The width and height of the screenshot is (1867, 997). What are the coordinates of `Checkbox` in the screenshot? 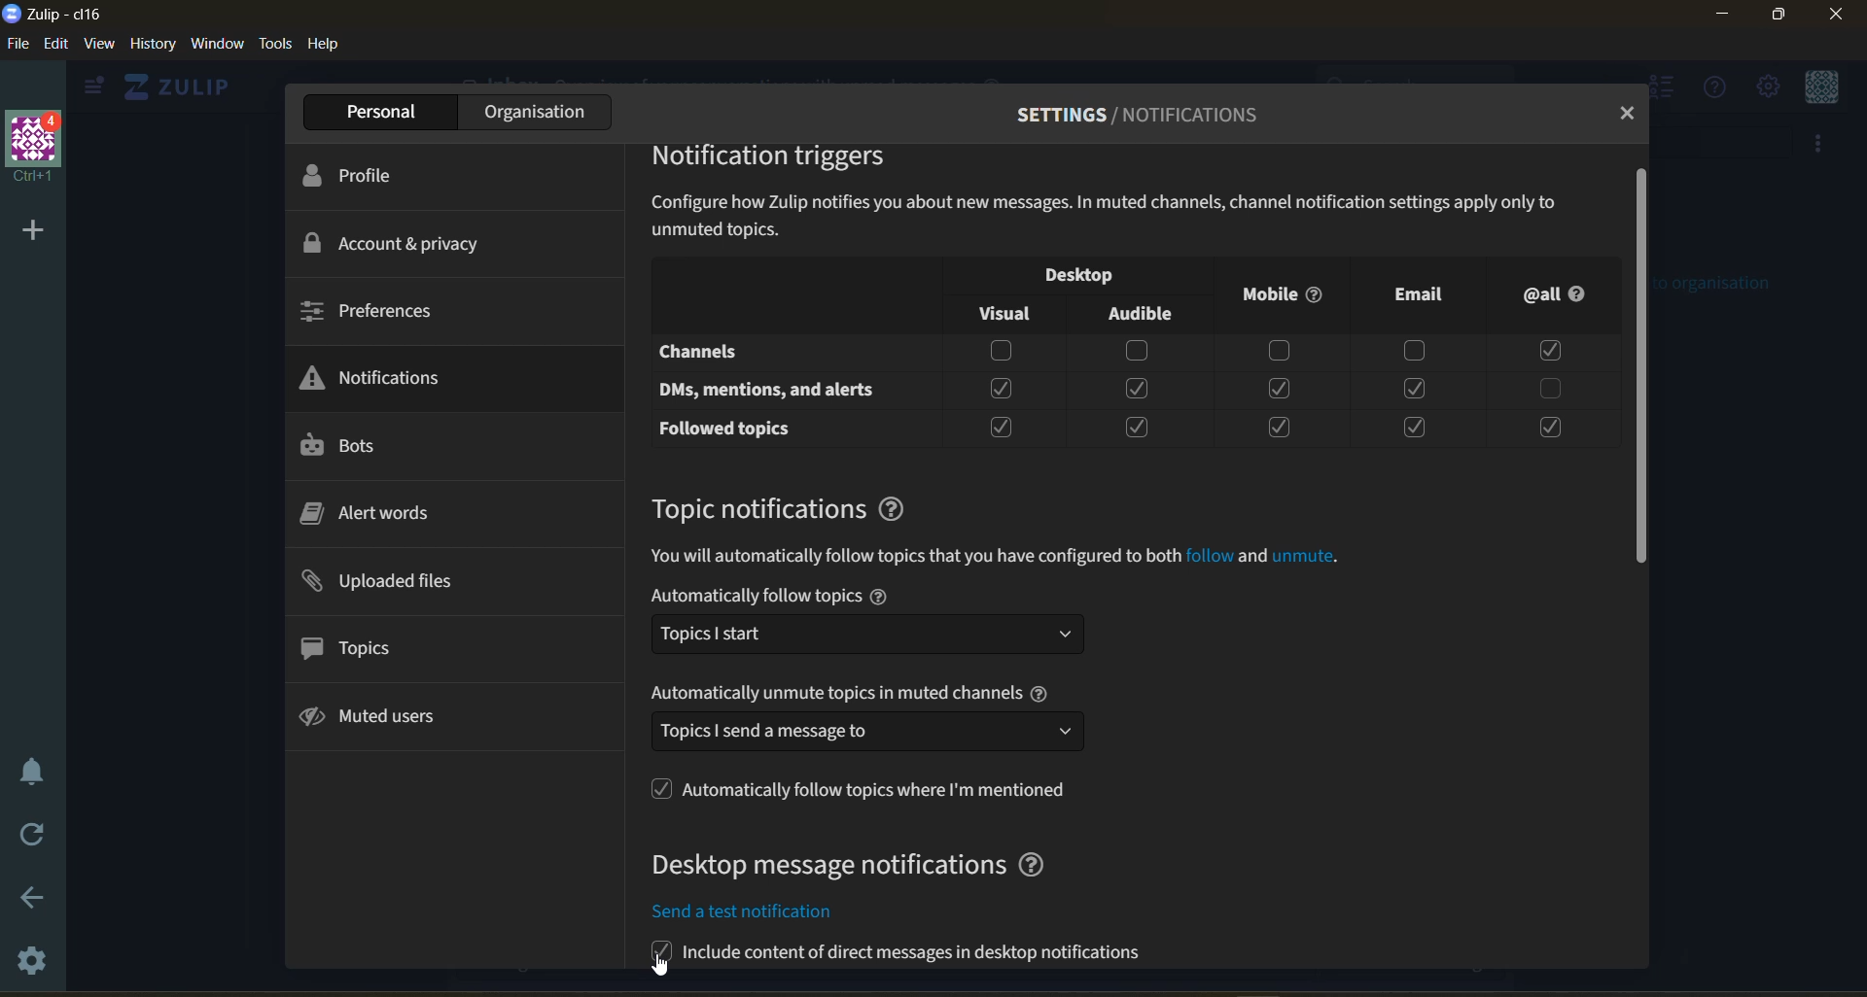 It's located at (1136, 427).